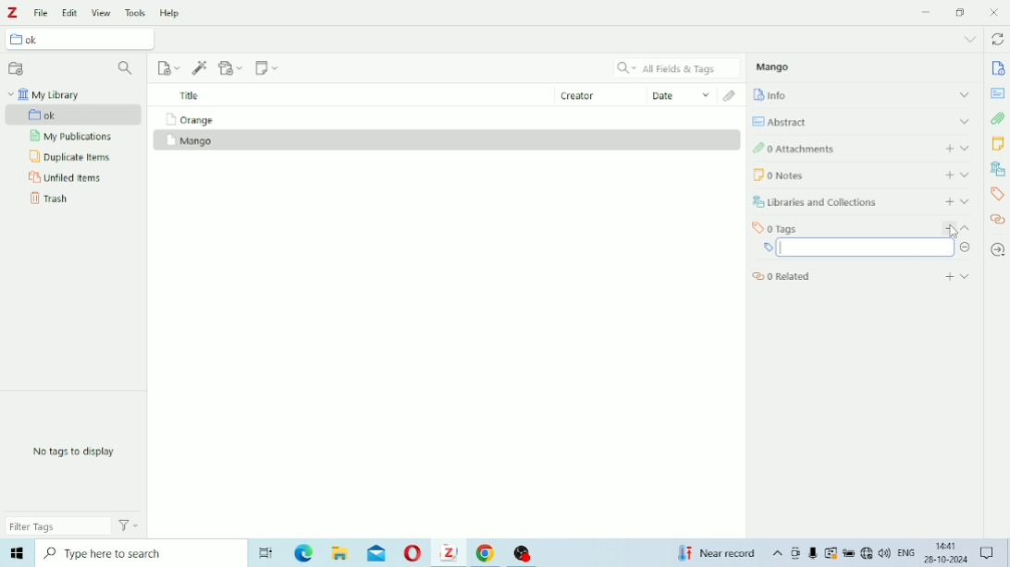 Image resolution: width=1010 pixels, height=567 pixels. Describe the element at coordinates (679, 68) in the screenshot. I see `All Fields & Tags` at that location.